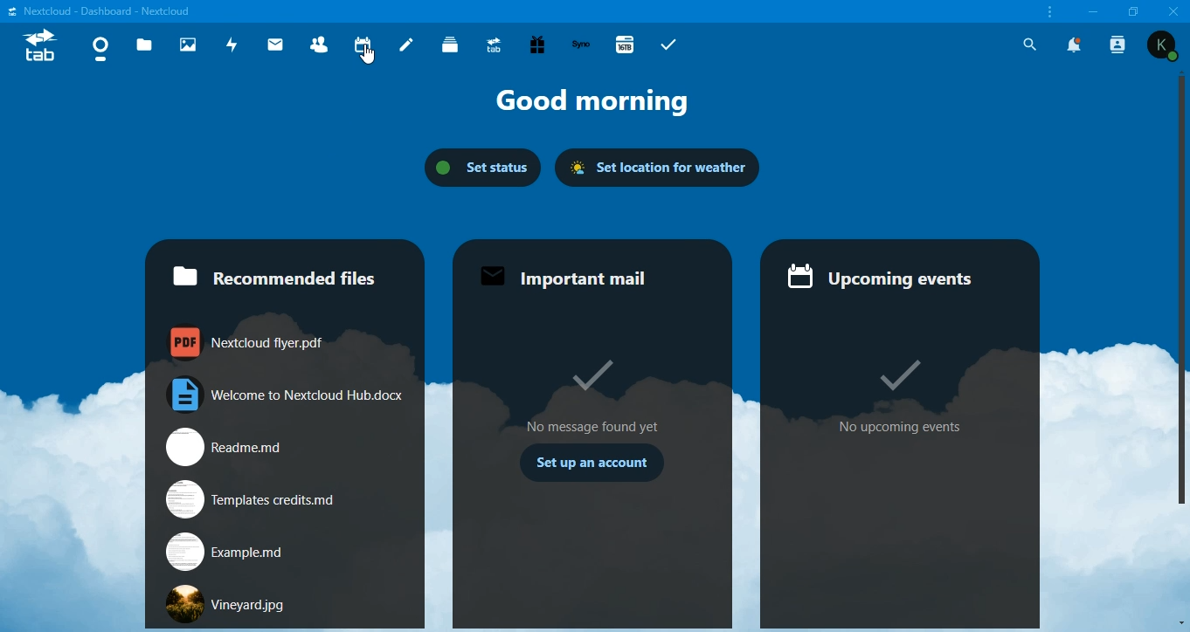  Describe the element at coordinates (267, 446) in the screenshot. I see `readme.md` at that location.